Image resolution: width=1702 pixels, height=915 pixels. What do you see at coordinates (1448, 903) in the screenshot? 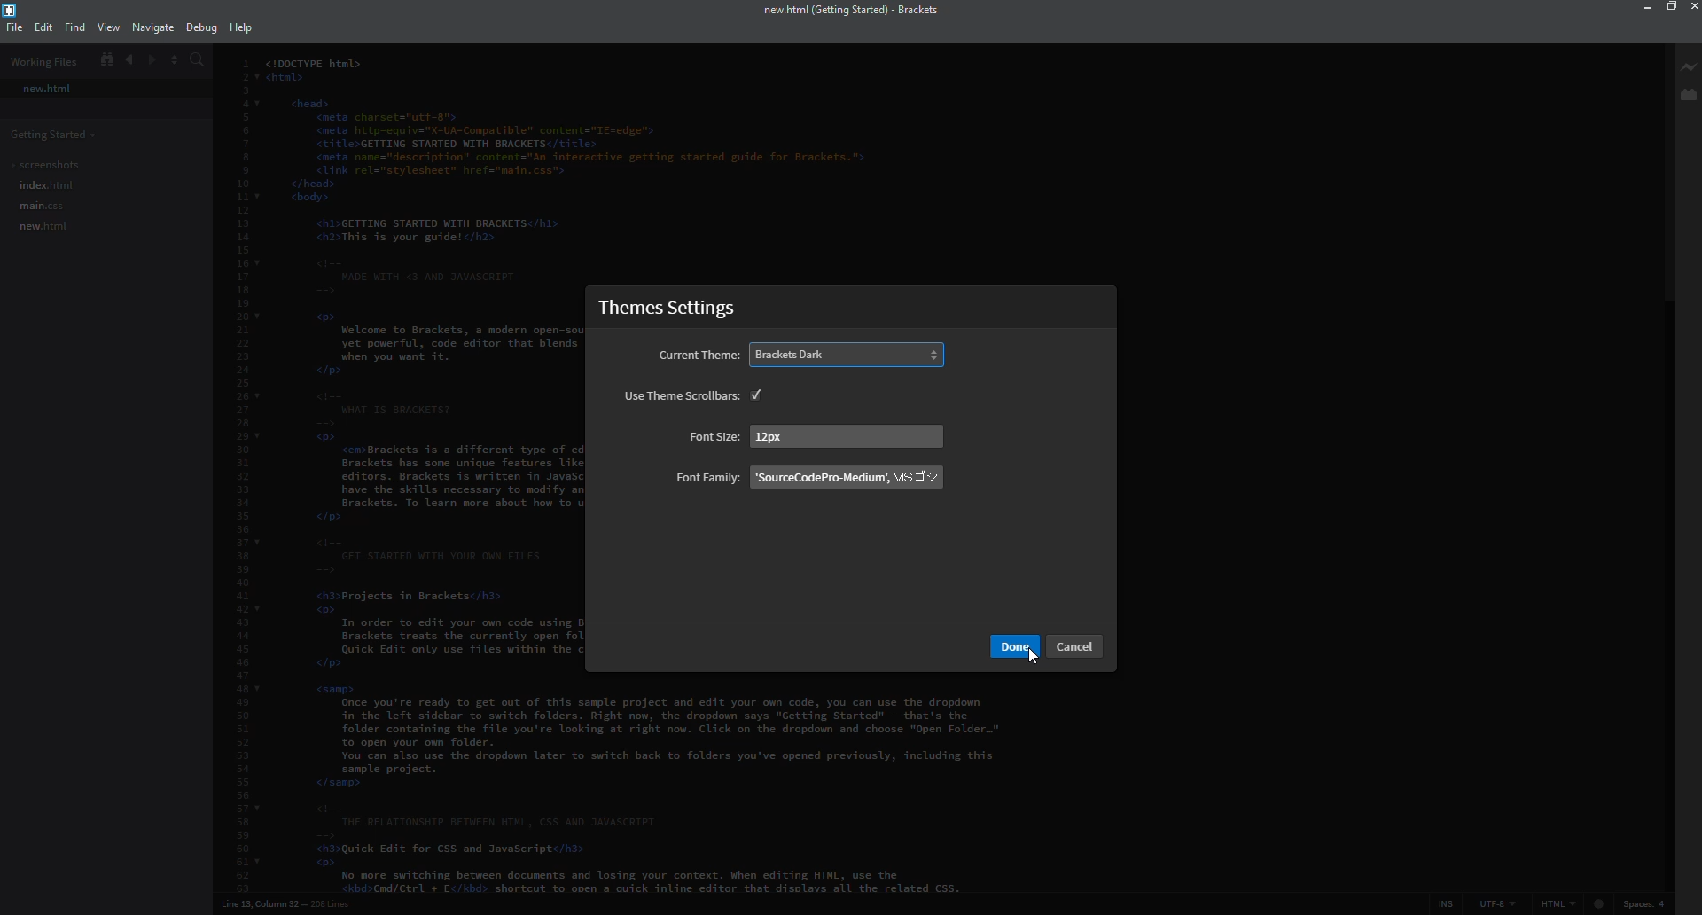
I see `ins` at bounding box center [1448, 903].